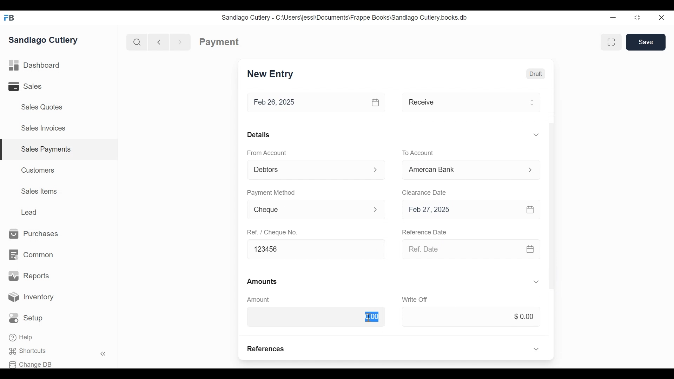  Describe the element at coordinates (266, 349) in the screenshot. I see `References` at that location.